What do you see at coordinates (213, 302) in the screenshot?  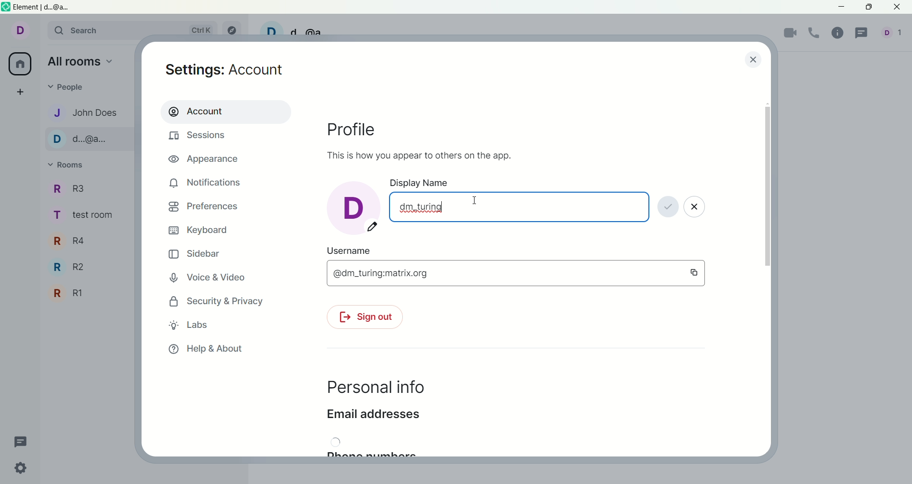 I see `security and privacy` at bounding box center [213, 302].